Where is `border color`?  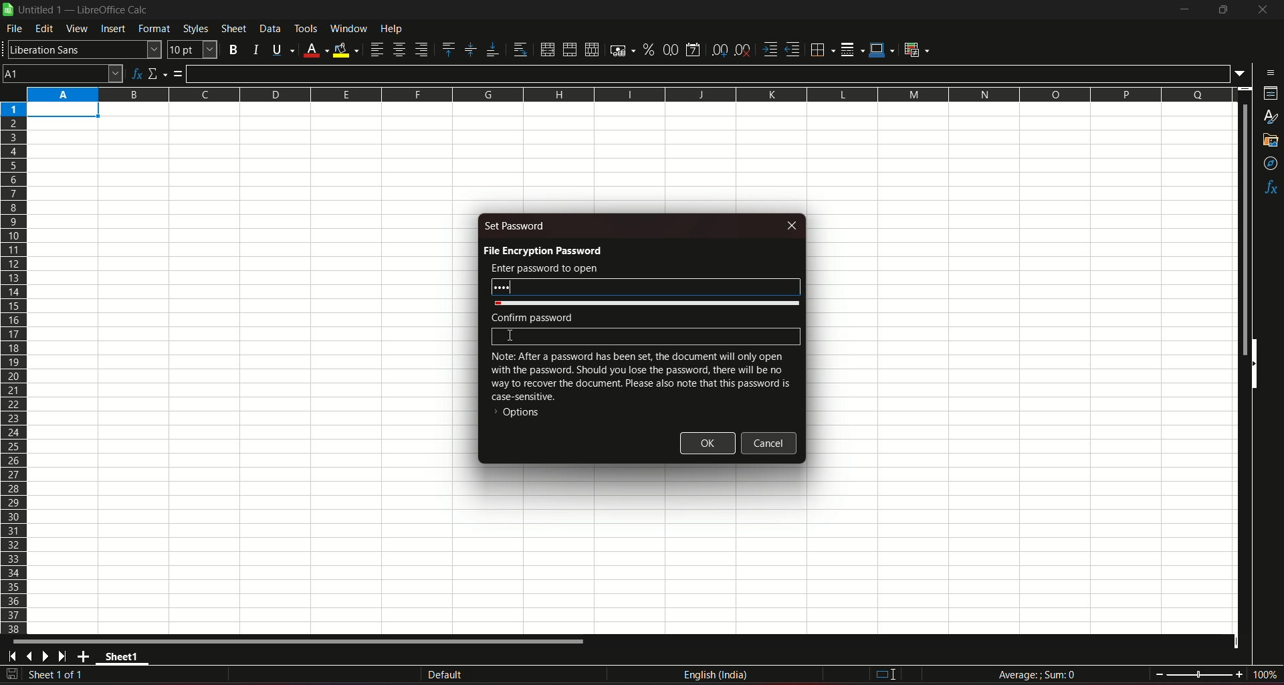 border color is located at coordinates (883, 51).